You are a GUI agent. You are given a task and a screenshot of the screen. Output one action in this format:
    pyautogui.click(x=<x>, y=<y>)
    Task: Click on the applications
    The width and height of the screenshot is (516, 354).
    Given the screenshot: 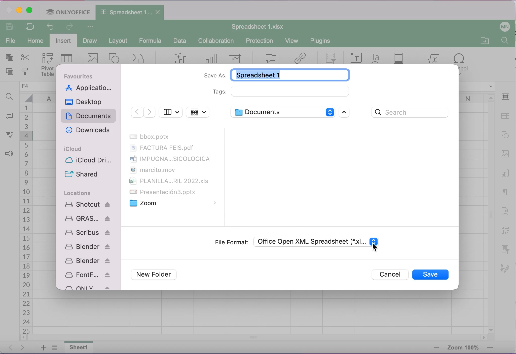 What is the action you would take?
    pyautogui.click(x=90, y=88)
    